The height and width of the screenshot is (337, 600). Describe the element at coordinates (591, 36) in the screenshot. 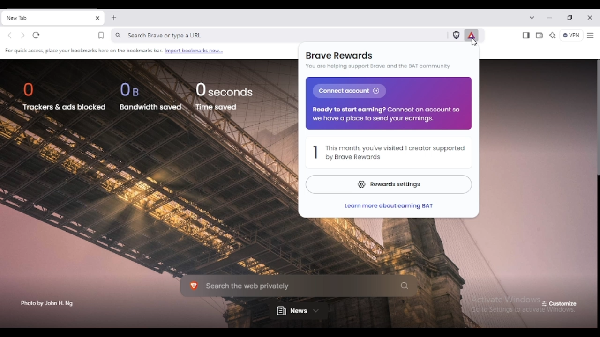

I see `sidebar settings` at that location.